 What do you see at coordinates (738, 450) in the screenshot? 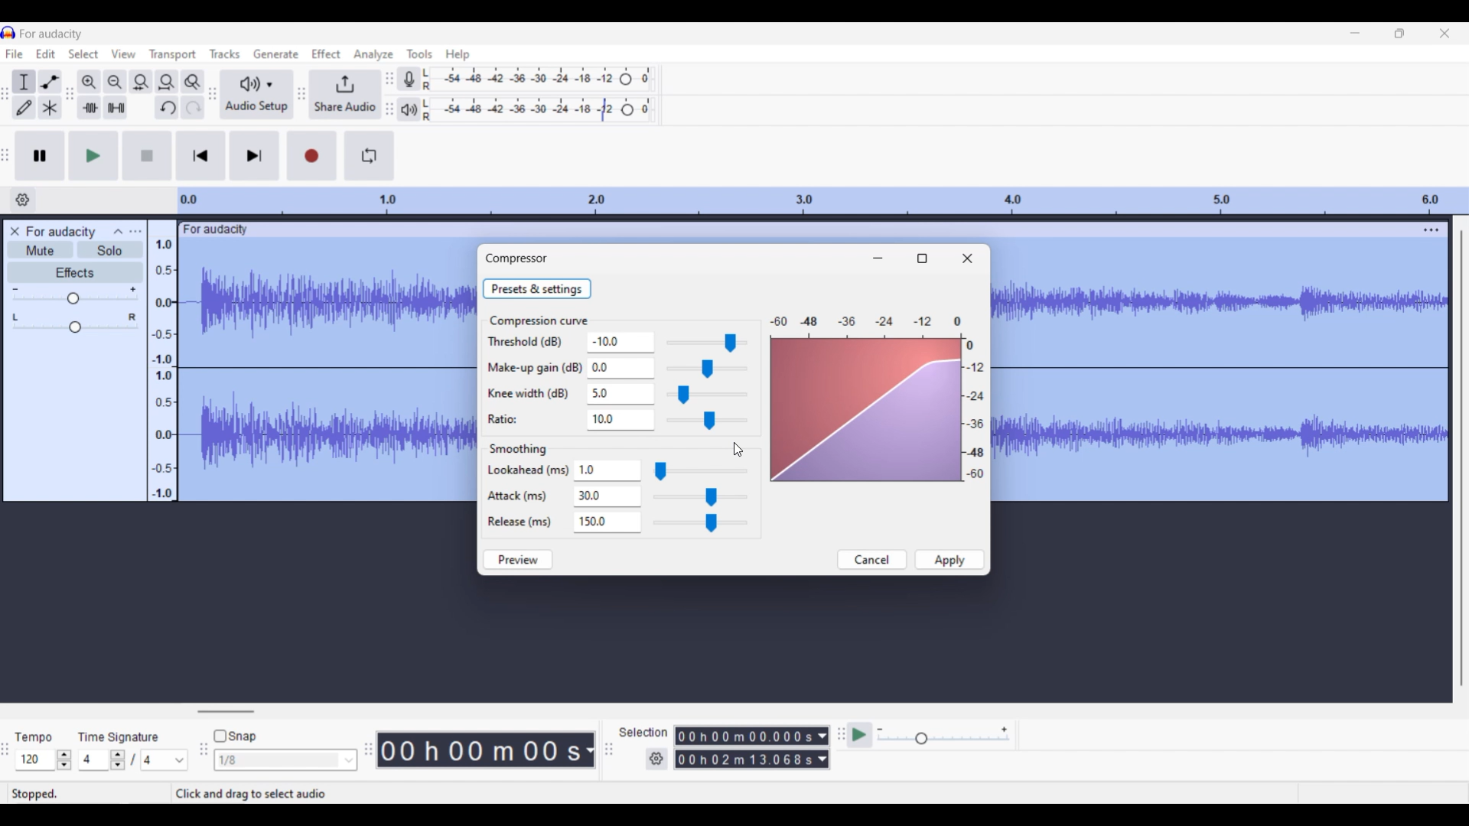
I see `Cursor position unchanged` at bounding box center [738, 450].